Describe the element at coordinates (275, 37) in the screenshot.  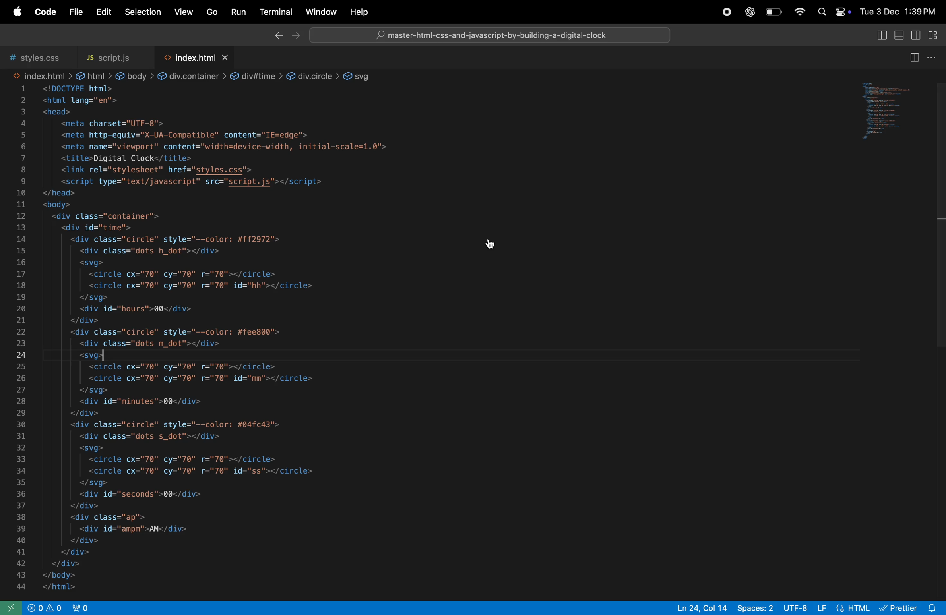
I see `go back` at that location.